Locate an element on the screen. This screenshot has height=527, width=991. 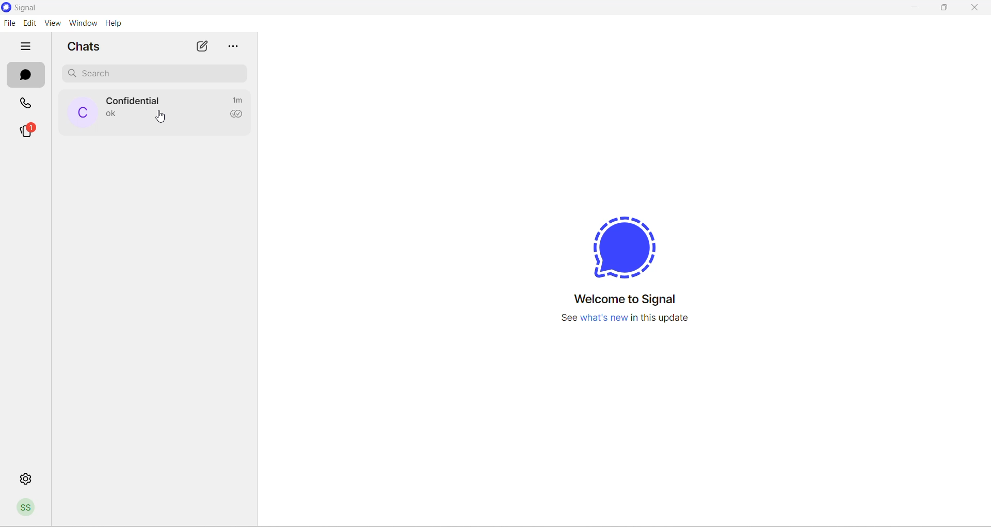
hide is located at coordinates (24, 46).